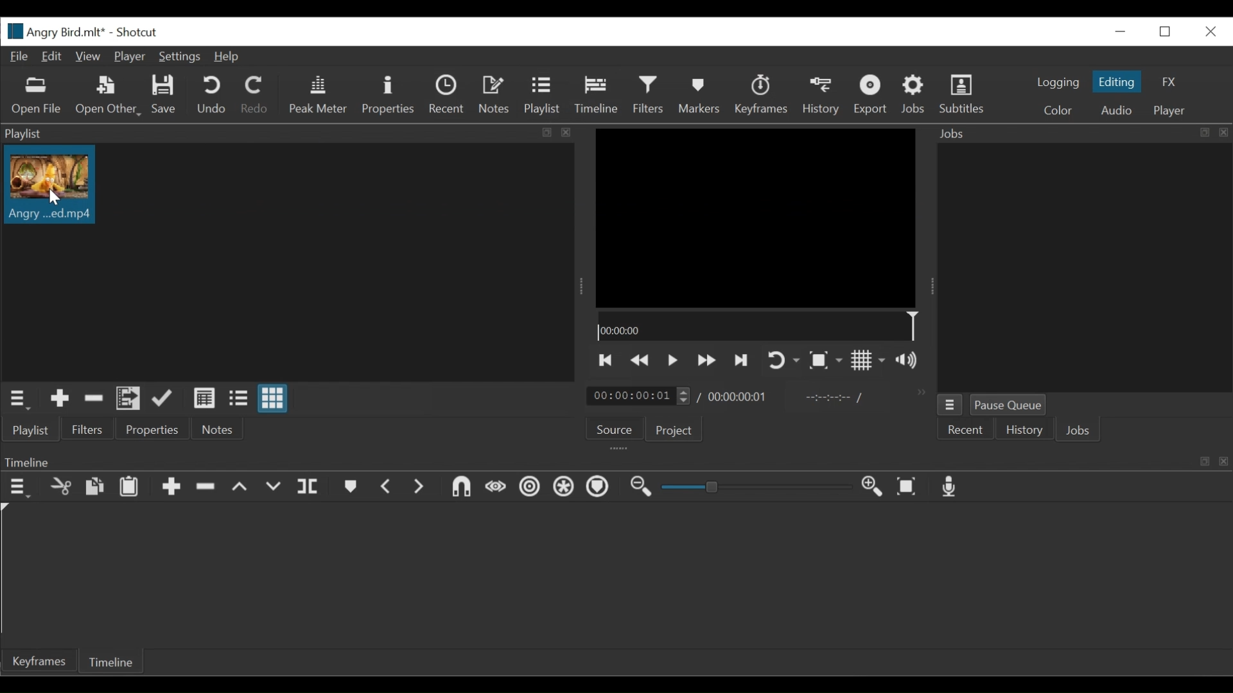 The width and height of the screenshot is (1233, 693). I want to click on Play backward quickly, so click(706, 361).